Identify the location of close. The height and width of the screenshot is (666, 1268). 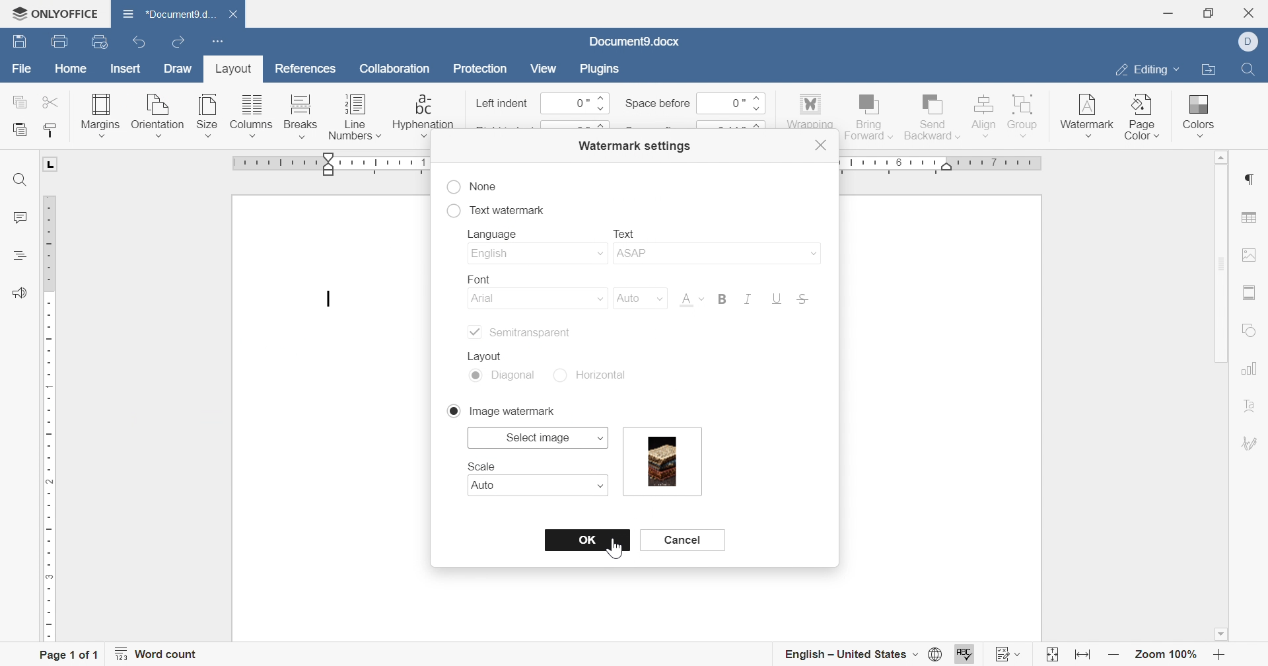
(1253, 13).